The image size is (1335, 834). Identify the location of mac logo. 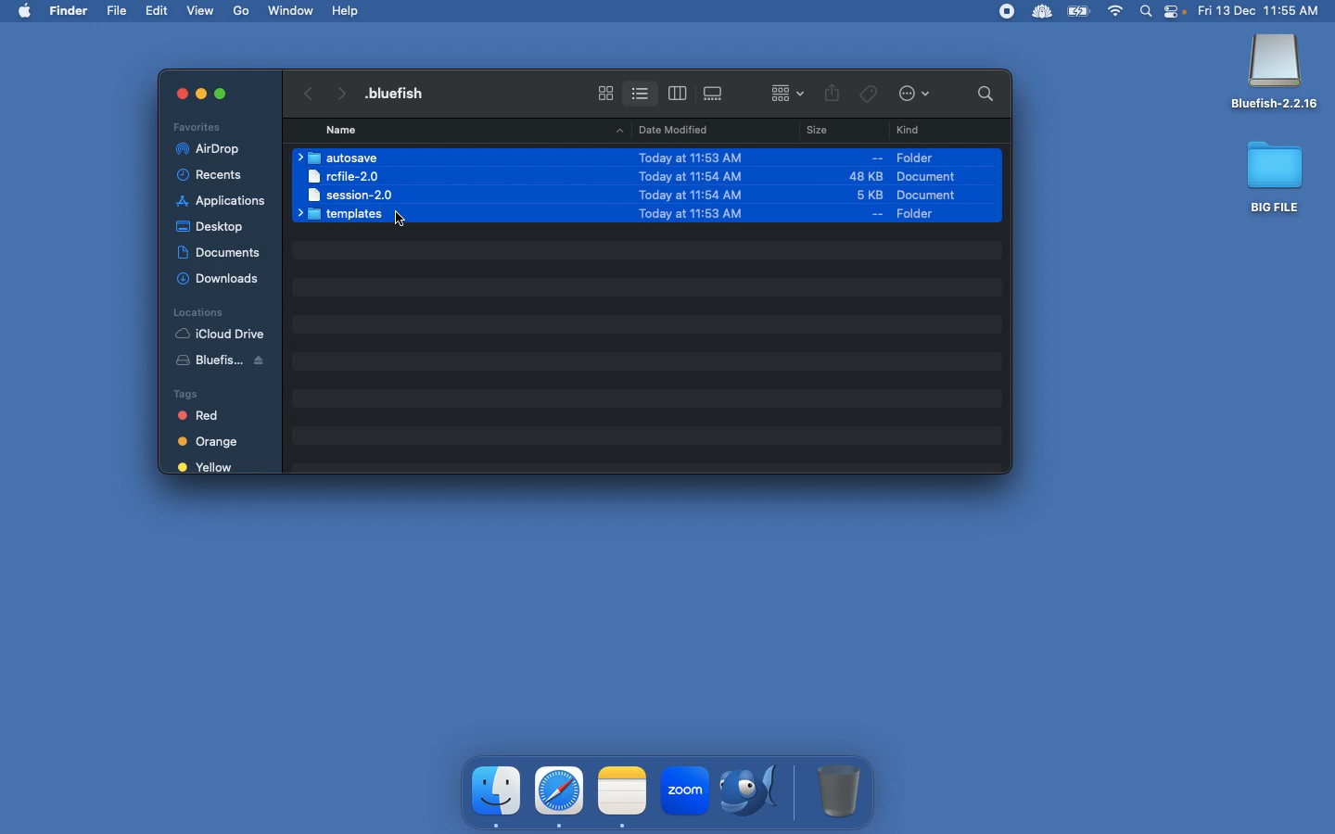
(24, 9).